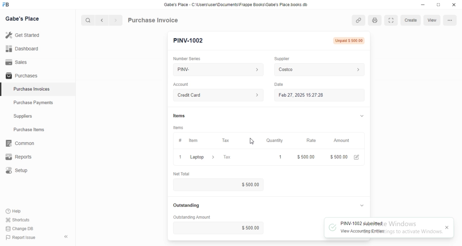 Image resolution: width=462 pixels, height=246 pixels. What do you see at coordinates (5, 4) in the screenshot?
I see `Frappe Books logo` at bounding box center [5, 4].